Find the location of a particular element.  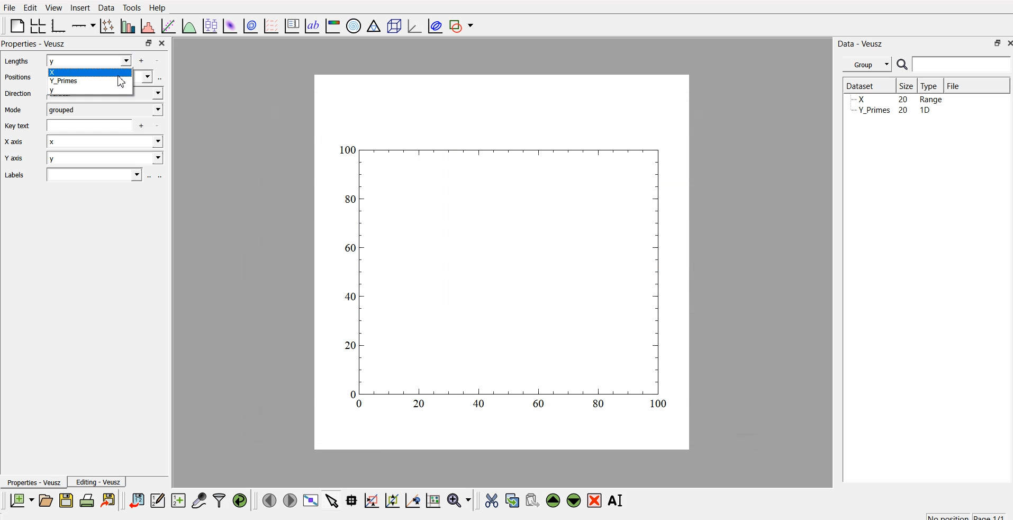

lengths is located at coordinates (15, 62).